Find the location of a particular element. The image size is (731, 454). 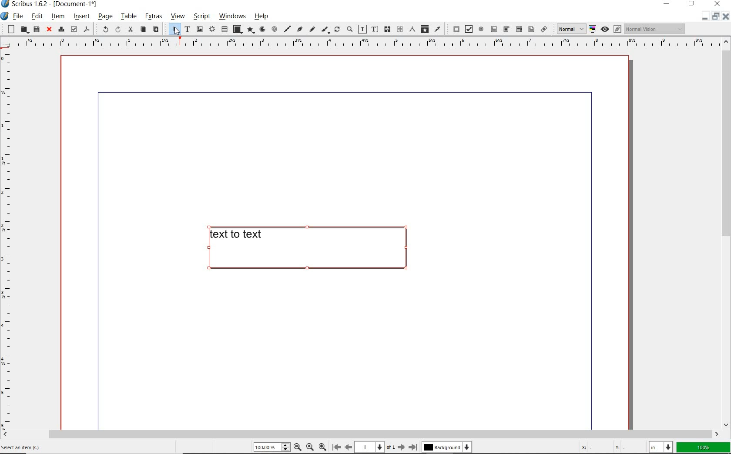

Zoom to 100% is located at coordinates (309, 447).